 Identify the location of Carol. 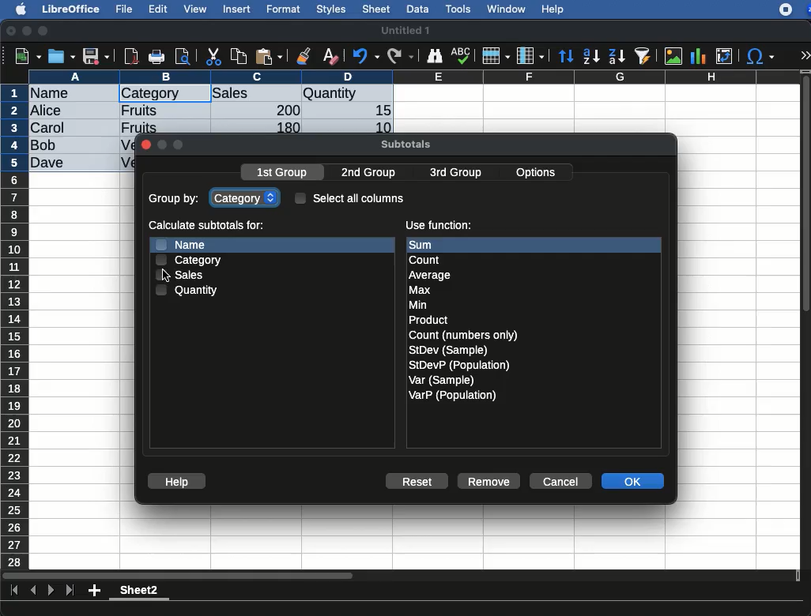
(61, 129).